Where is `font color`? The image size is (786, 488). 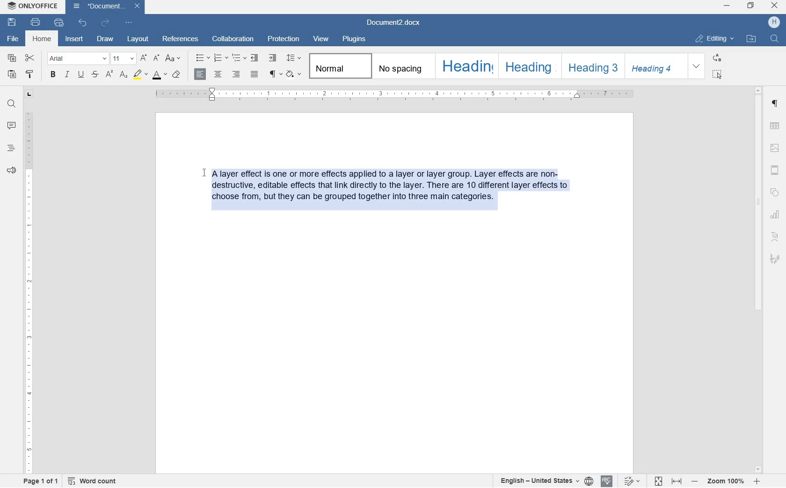 font color is located at coordinates (159, 75).